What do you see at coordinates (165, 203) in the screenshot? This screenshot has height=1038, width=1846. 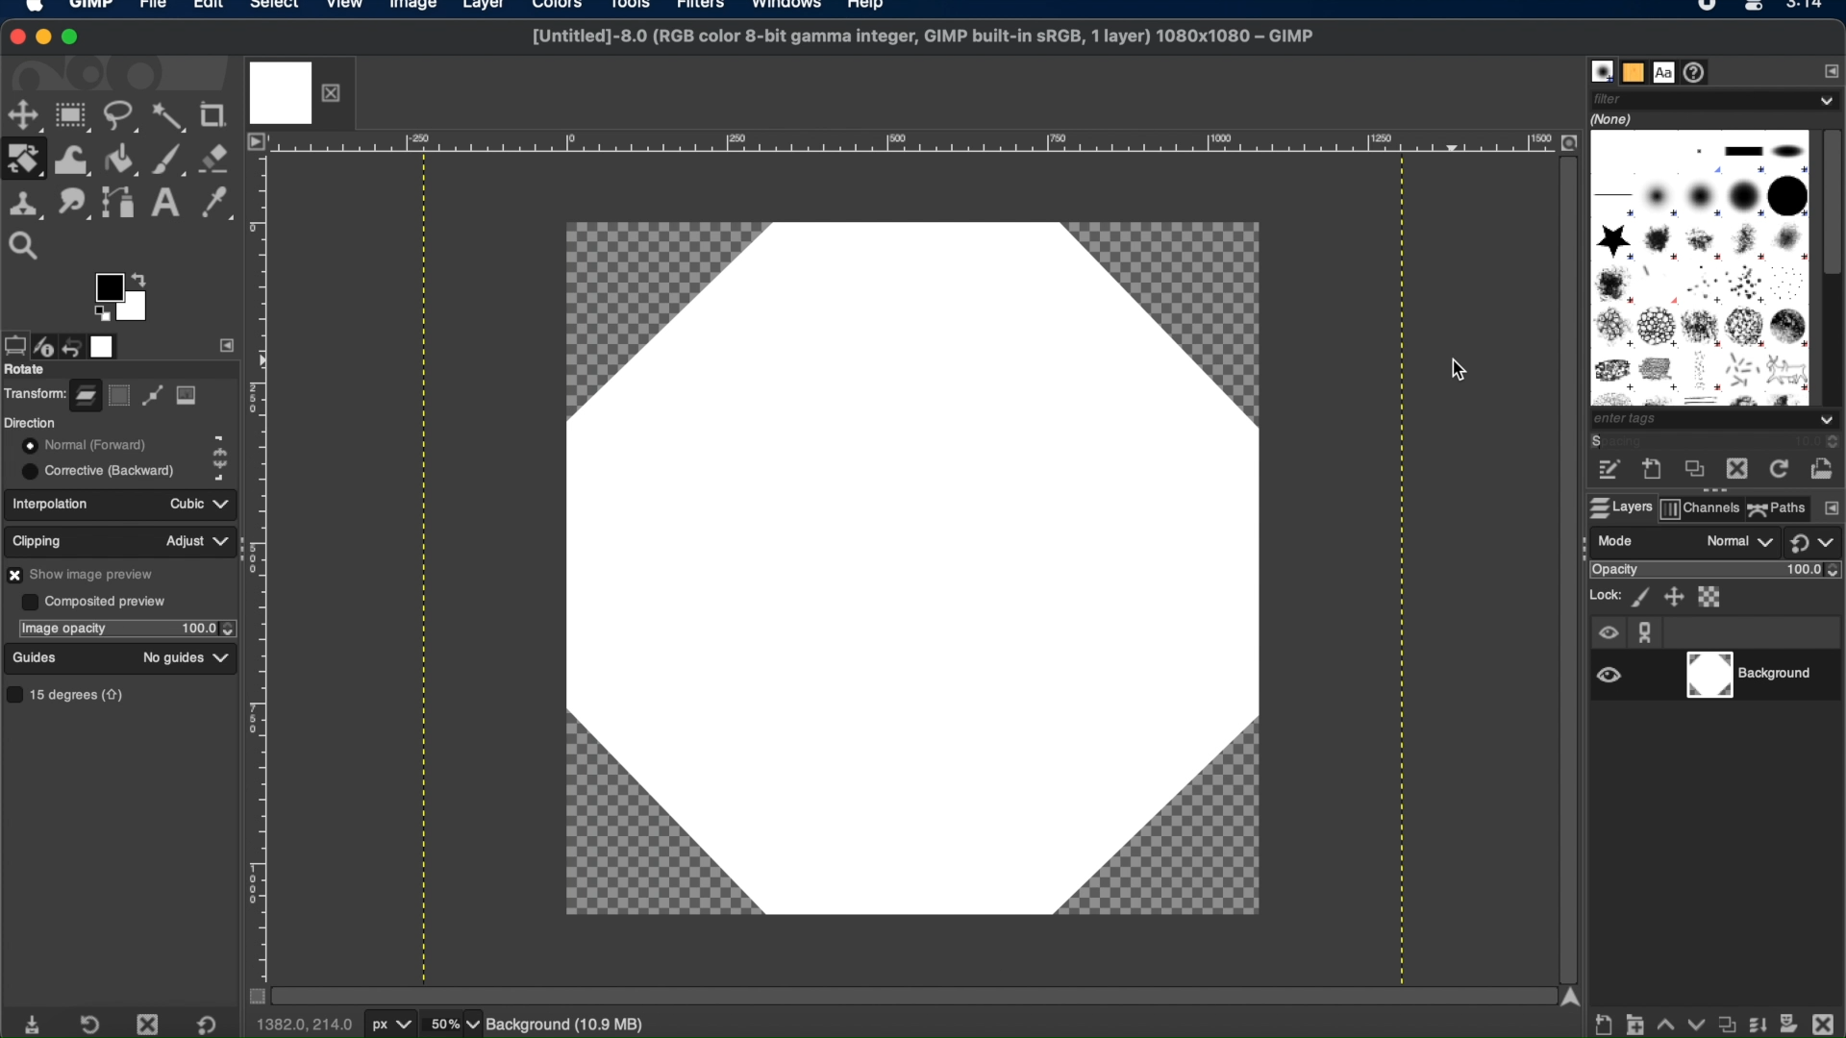 I see `text tool ` at bounding box center [165, 203].